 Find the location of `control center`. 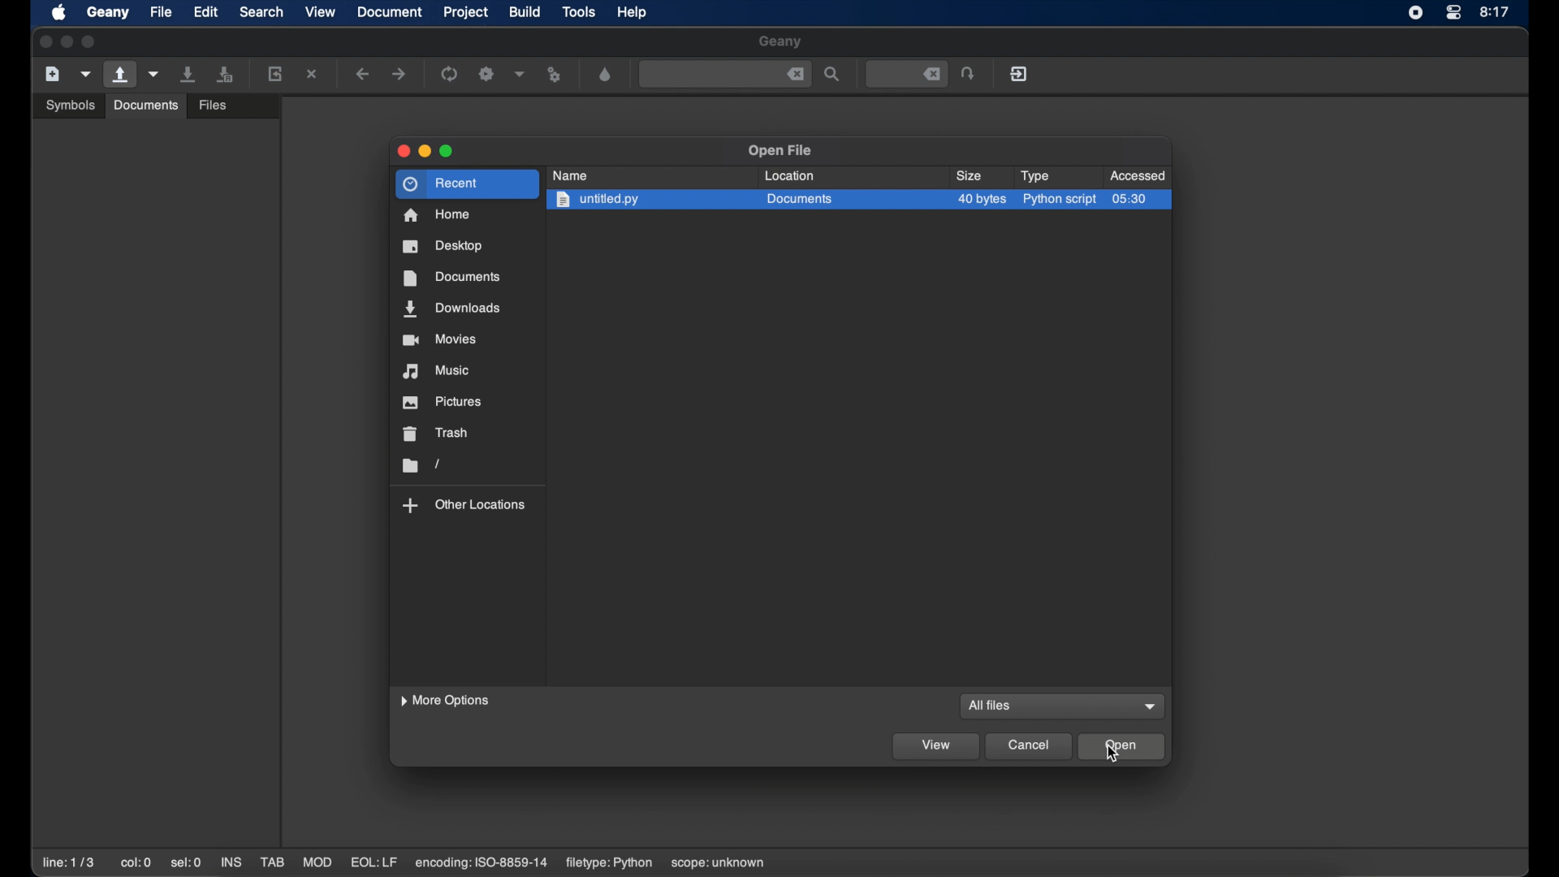

control center is located at coordinates (1453, 13).